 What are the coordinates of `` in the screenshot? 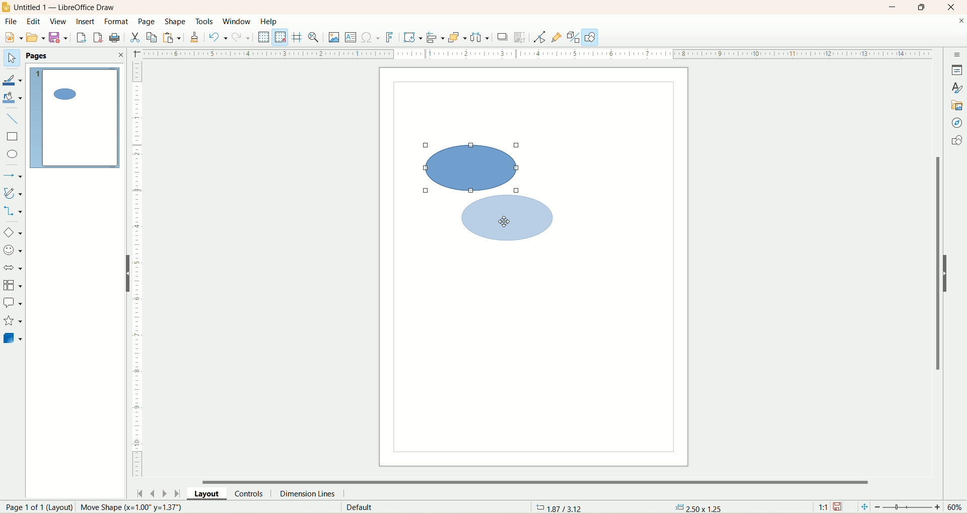 It's located at (334, 37).